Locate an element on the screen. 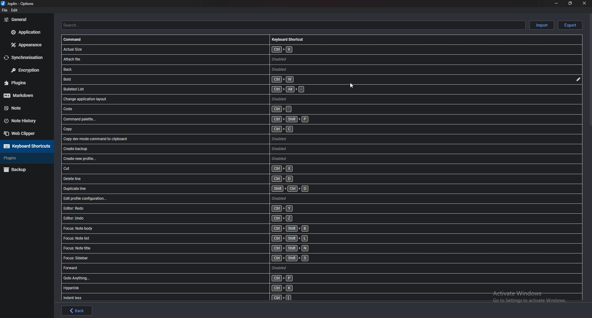 This screenshot has width=592, height=318. markdown is located at coordinates (24, 95).